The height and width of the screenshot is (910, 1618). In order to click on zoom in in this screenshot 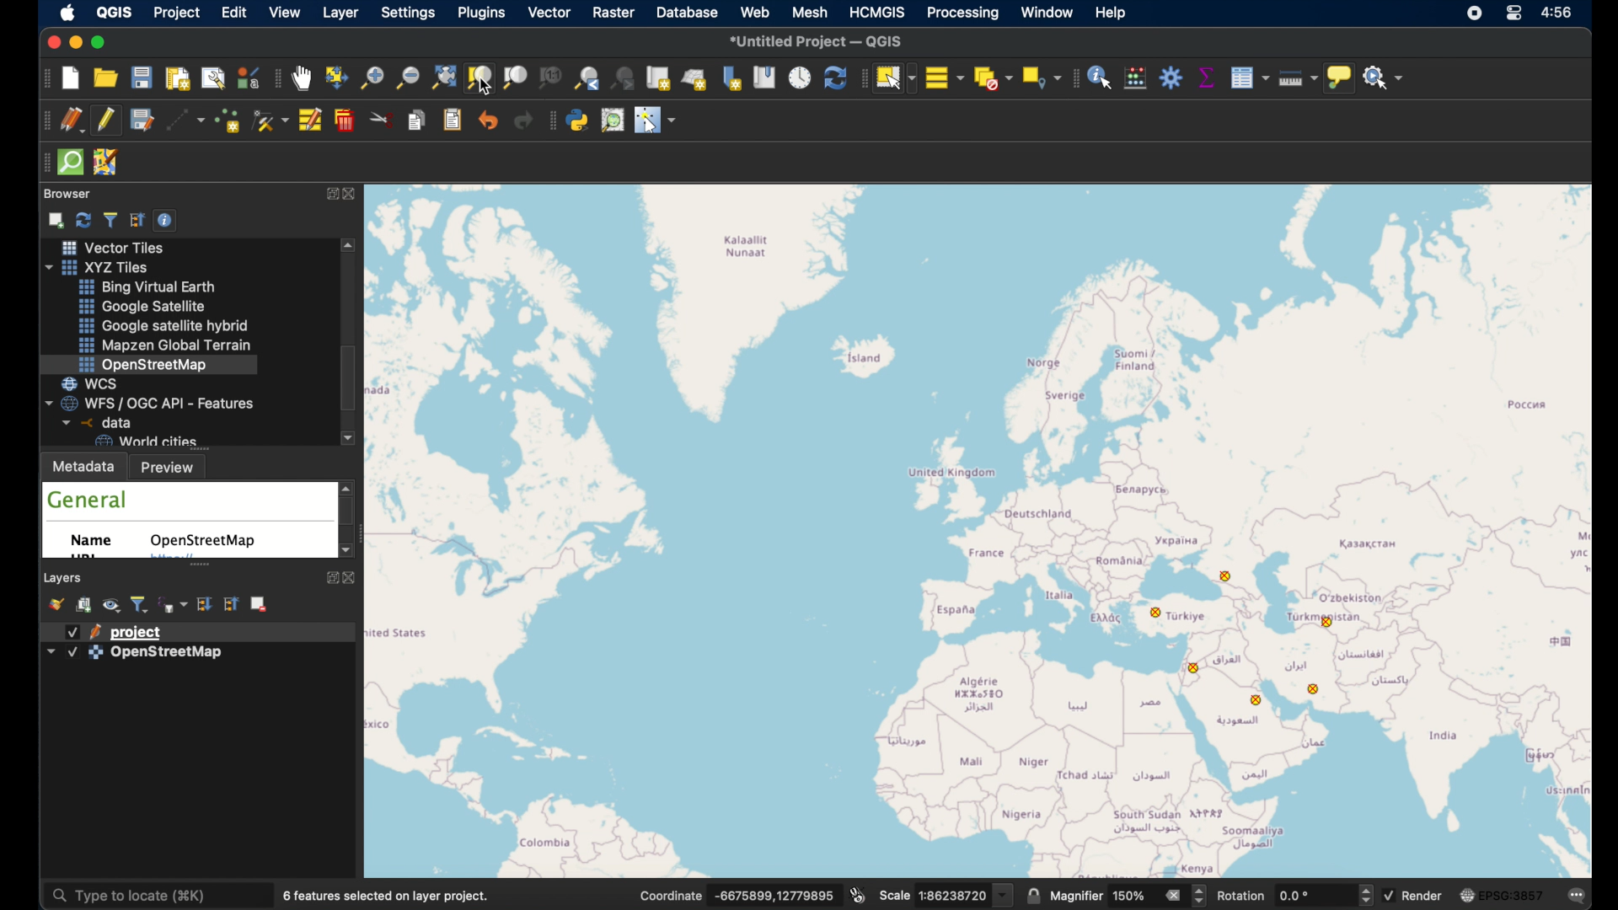, I will do `click(371, 83)`.